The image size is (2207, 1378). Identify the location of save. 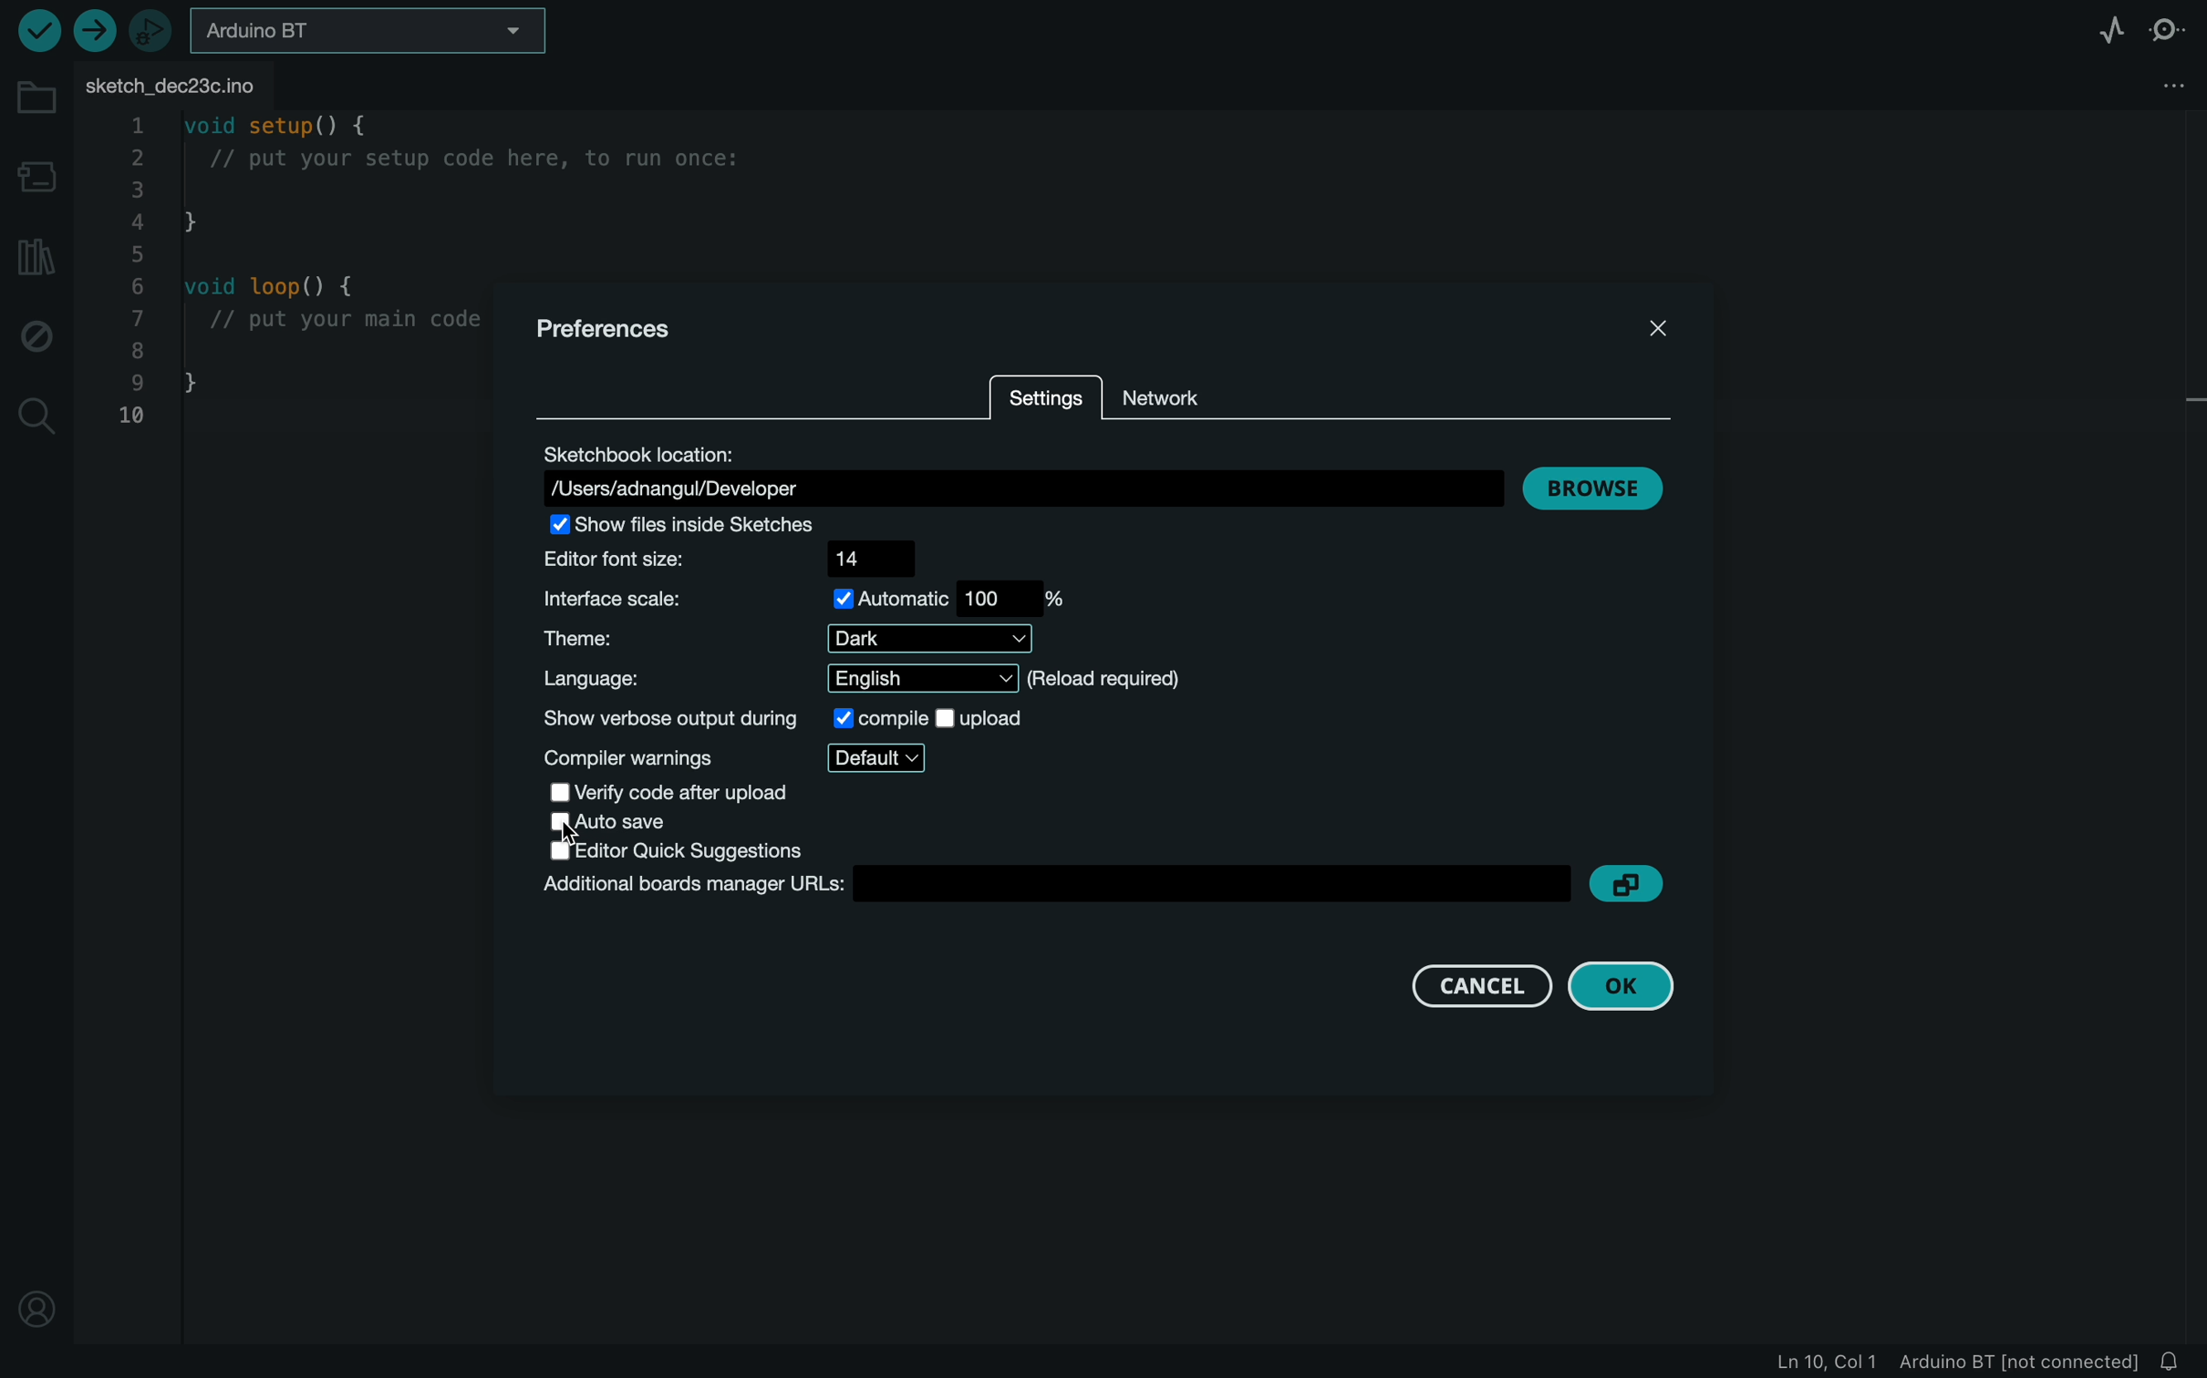
(626, 822).